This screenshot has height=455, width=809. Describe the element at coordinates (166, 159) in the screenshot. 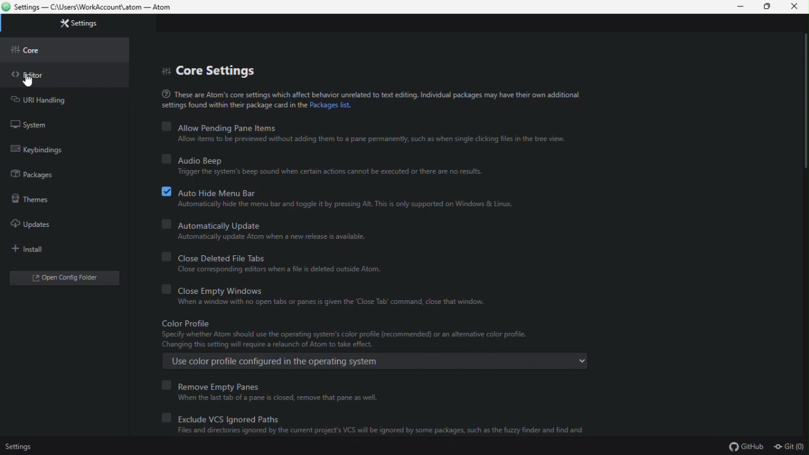

I see `off` at that location.